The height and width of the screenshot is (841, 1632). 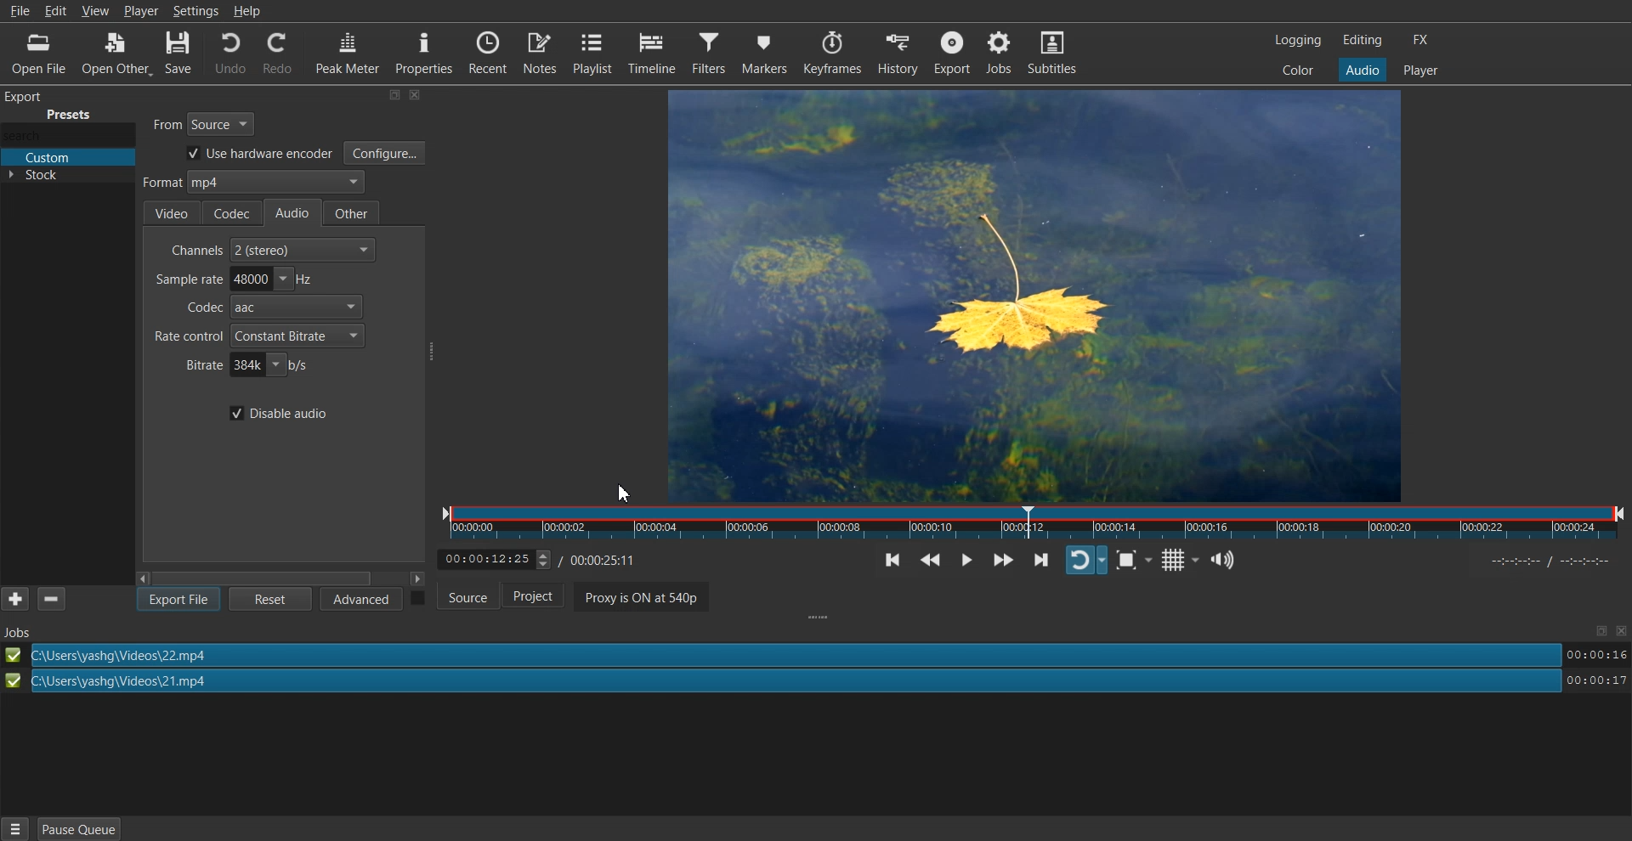 I want to click on History, so click(x=898, y=52).